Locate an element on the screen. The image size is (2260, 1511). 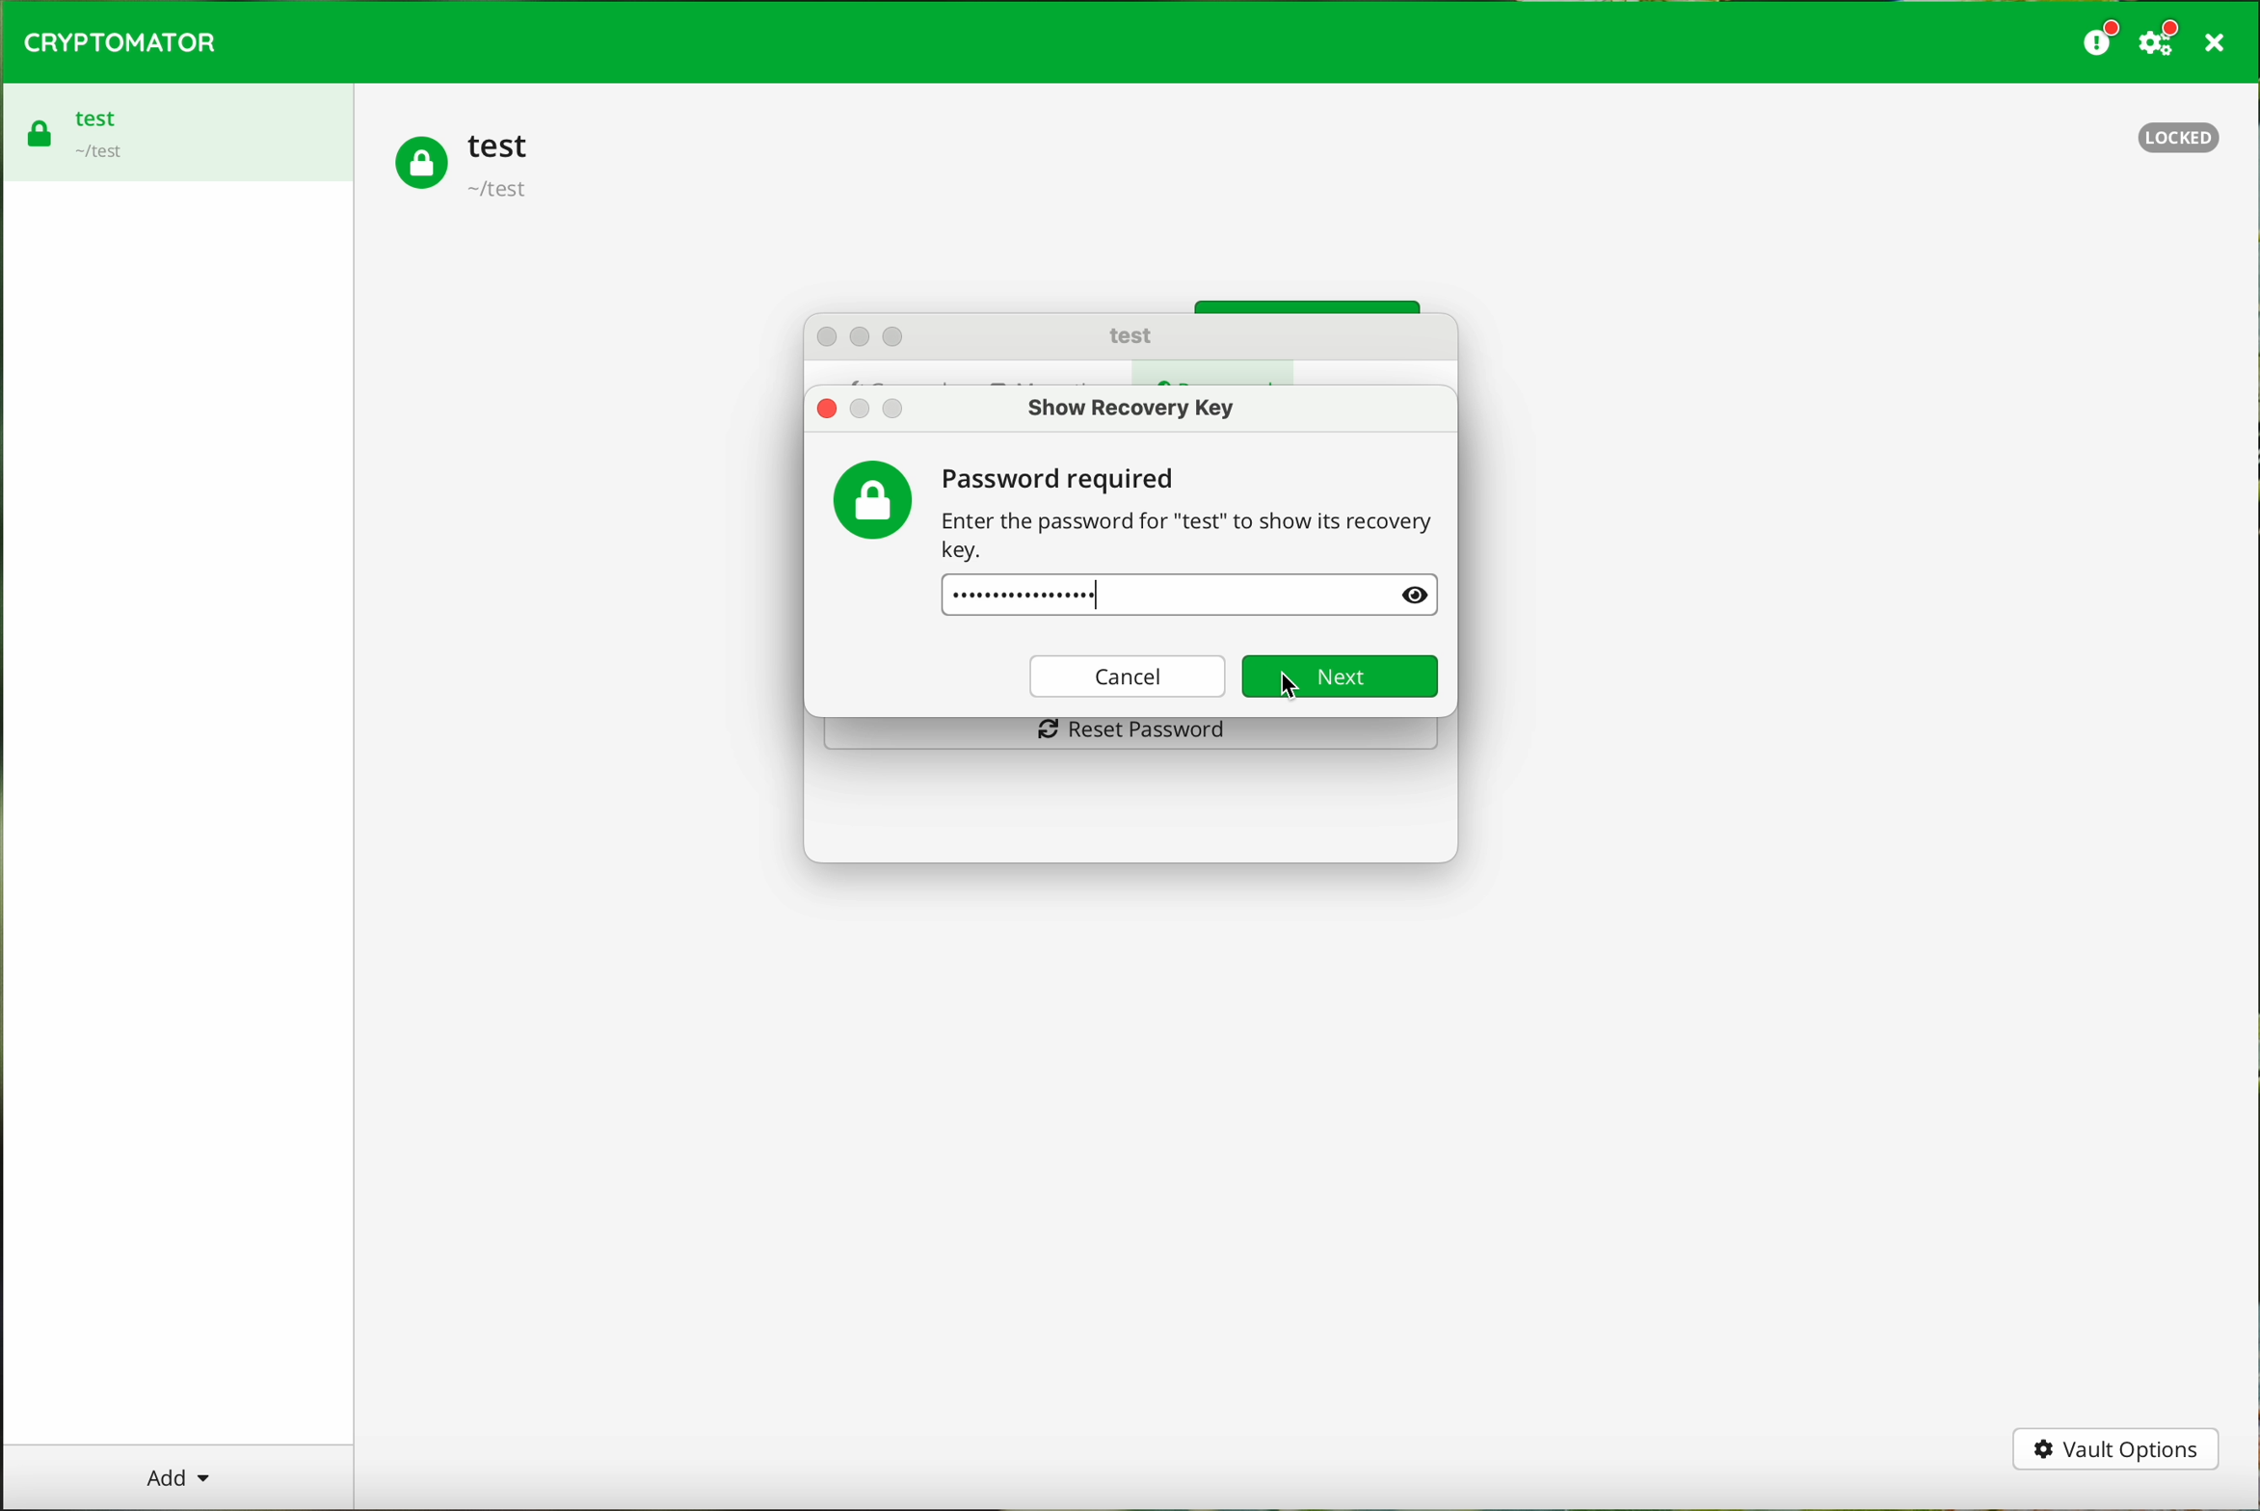
CRYPTOMATOR is located at coordinates (121, 42).